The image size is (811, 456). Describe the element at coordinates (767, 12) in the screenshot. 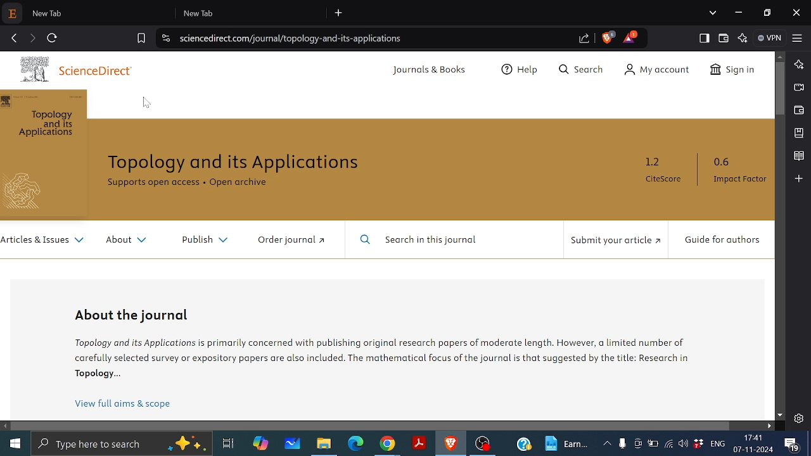

I see `Restore down` at that location.